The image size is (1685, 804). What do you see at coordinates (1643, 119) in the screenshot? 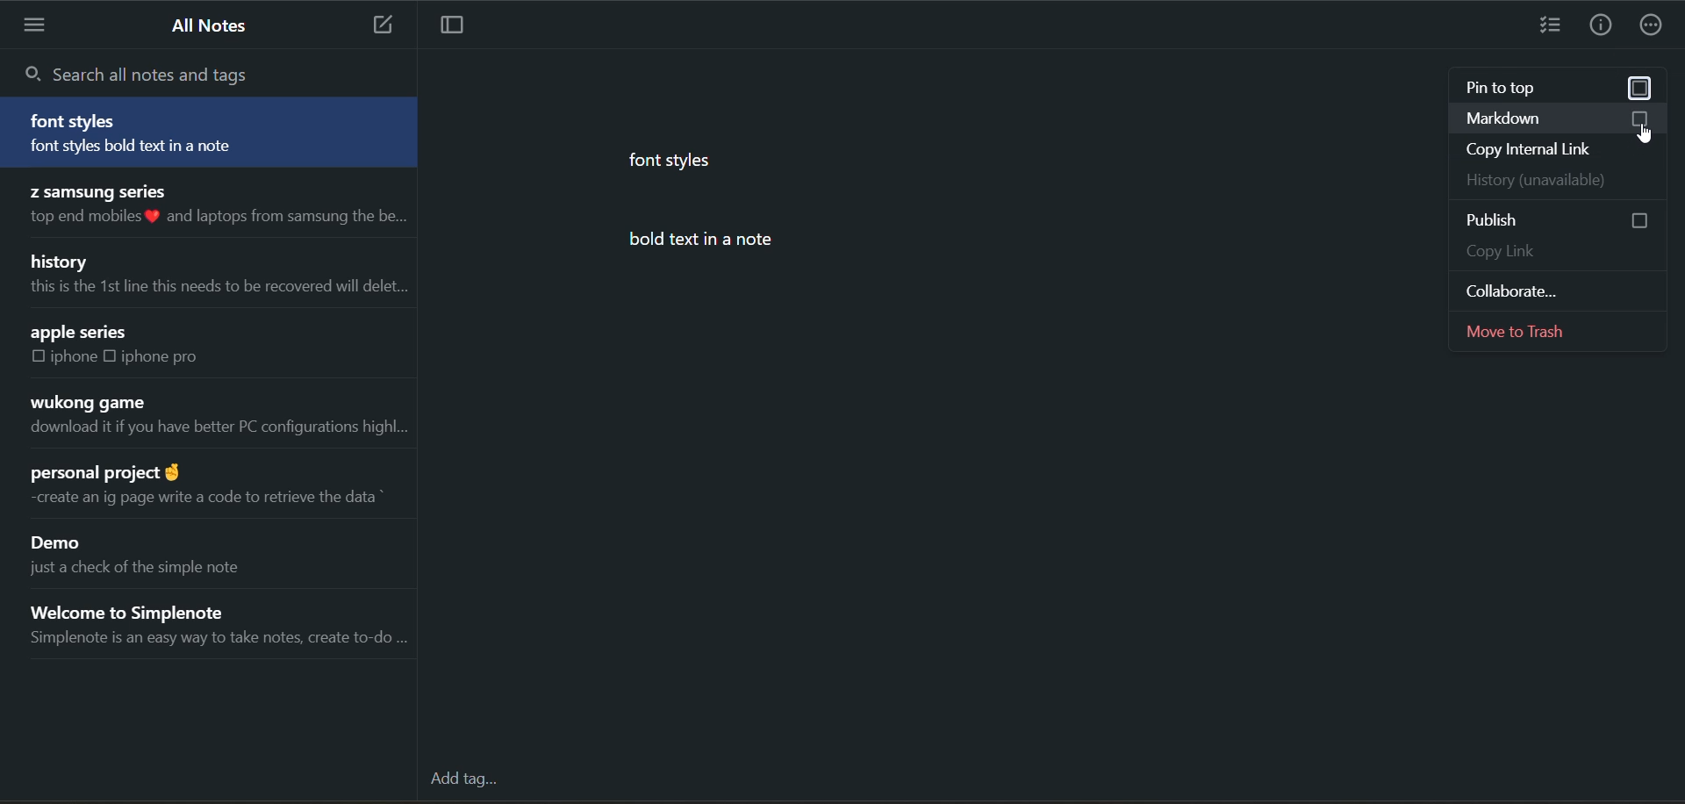
I see `checkbox` at bounding box center [1643, 119].